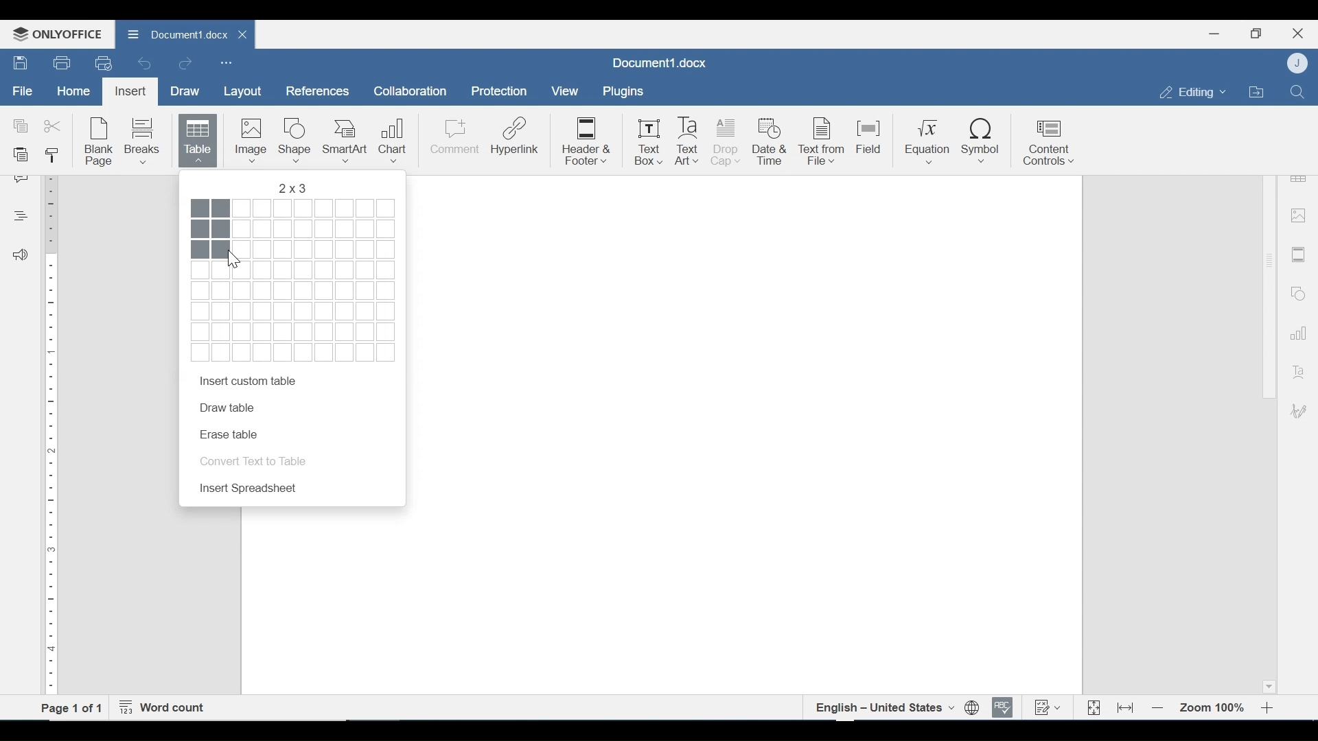 The width and height of the screenshot is (1318, 741). What do you see at coordinates (411, 91) in the screenshot?
I see `Collaboration` at bounding box center [411, 91].